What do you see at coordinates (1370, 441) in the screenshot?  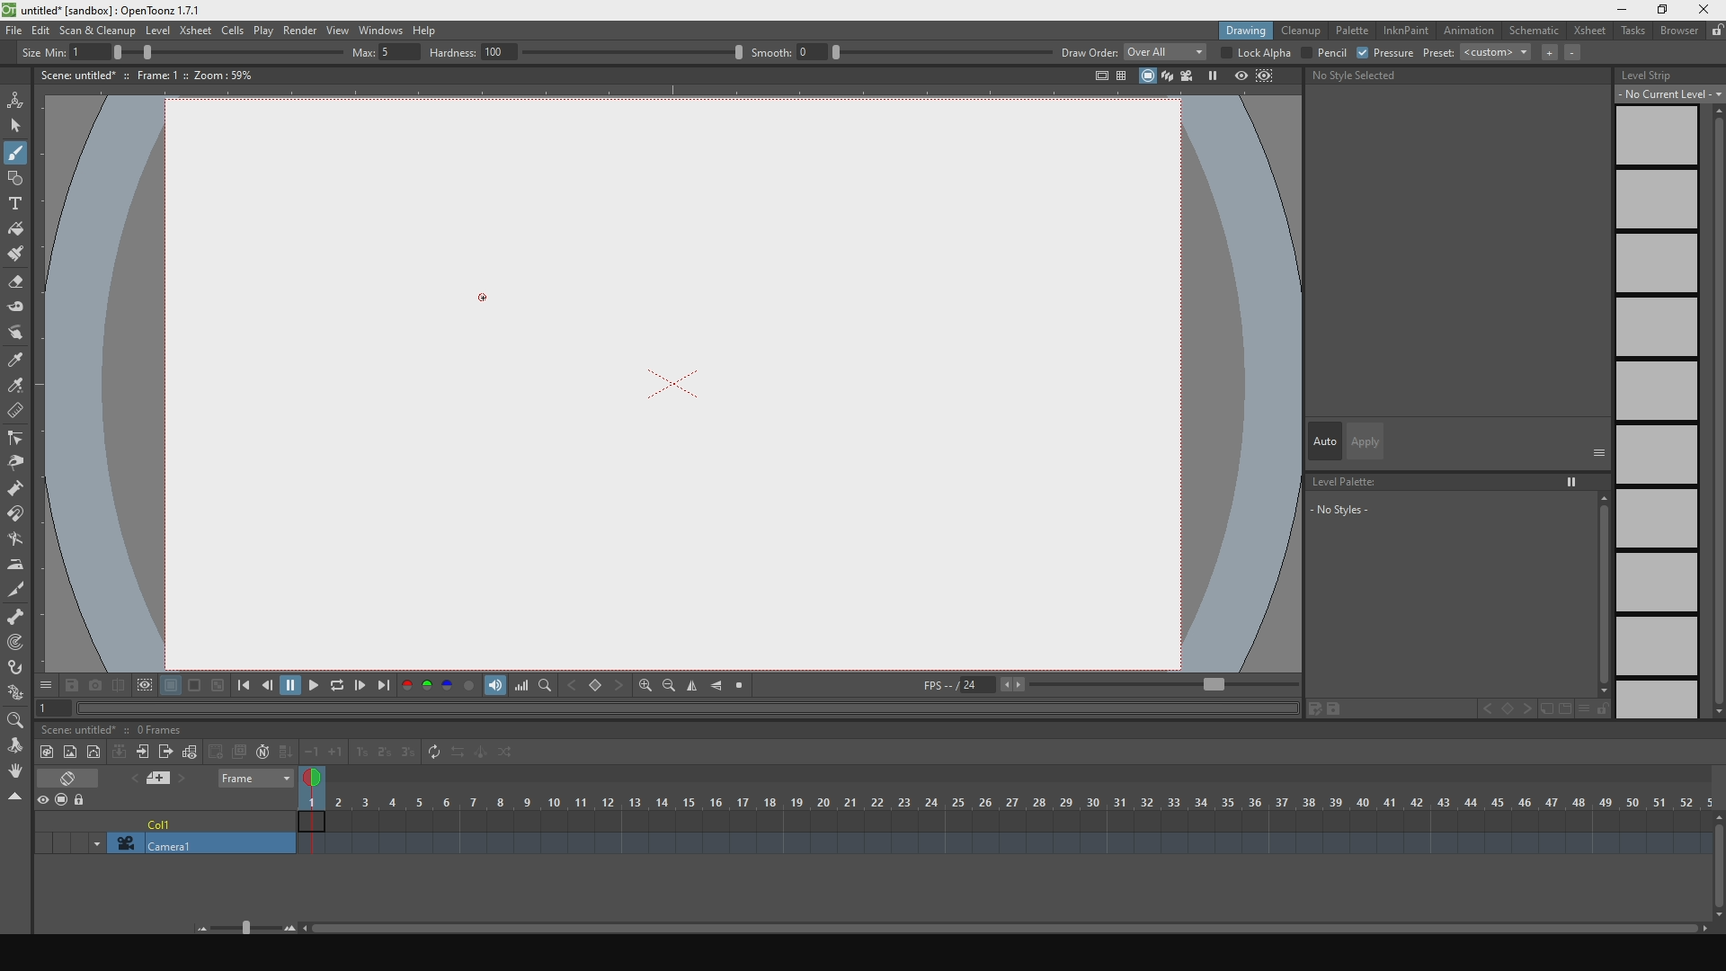 I see `apply` at bounding box center [1370, 441].